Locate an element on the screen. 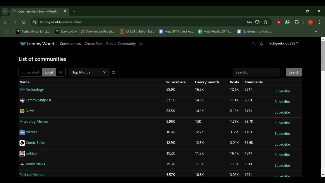 This screenshot has width=325, height=183. Comments is located at coordinates (253, 82).